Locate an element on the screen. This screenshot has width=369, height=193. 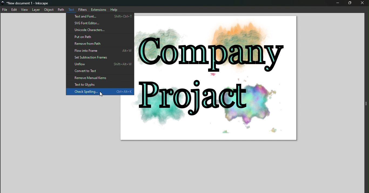
Maximize is located at coordinates (351, 3).